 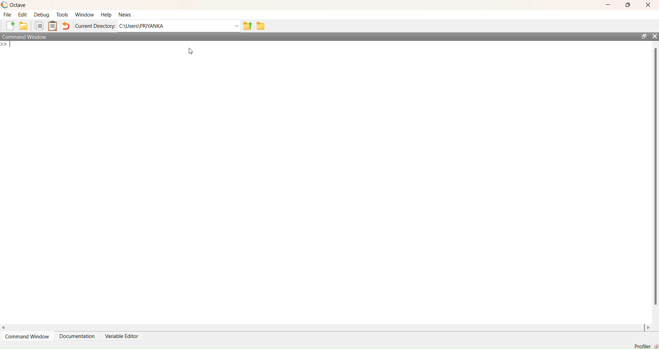 What do you see at coordinates (28, 336) in the screenshot?
I see `command window` at bounding box center [28, 336].